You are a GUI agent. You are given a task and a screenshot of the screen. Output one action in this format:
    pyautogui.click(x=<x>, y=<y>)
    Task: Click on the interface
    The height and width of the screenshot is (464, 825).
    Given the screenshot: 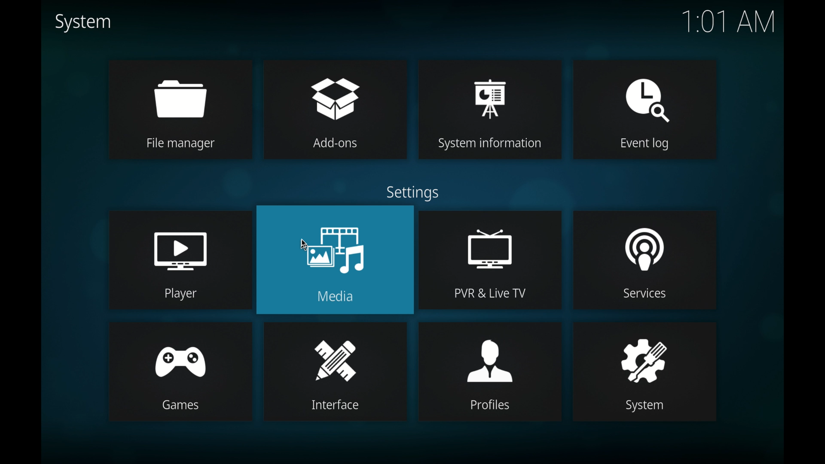 What is the action you would take?
    pyautogui.click(x=337, y=357)
    